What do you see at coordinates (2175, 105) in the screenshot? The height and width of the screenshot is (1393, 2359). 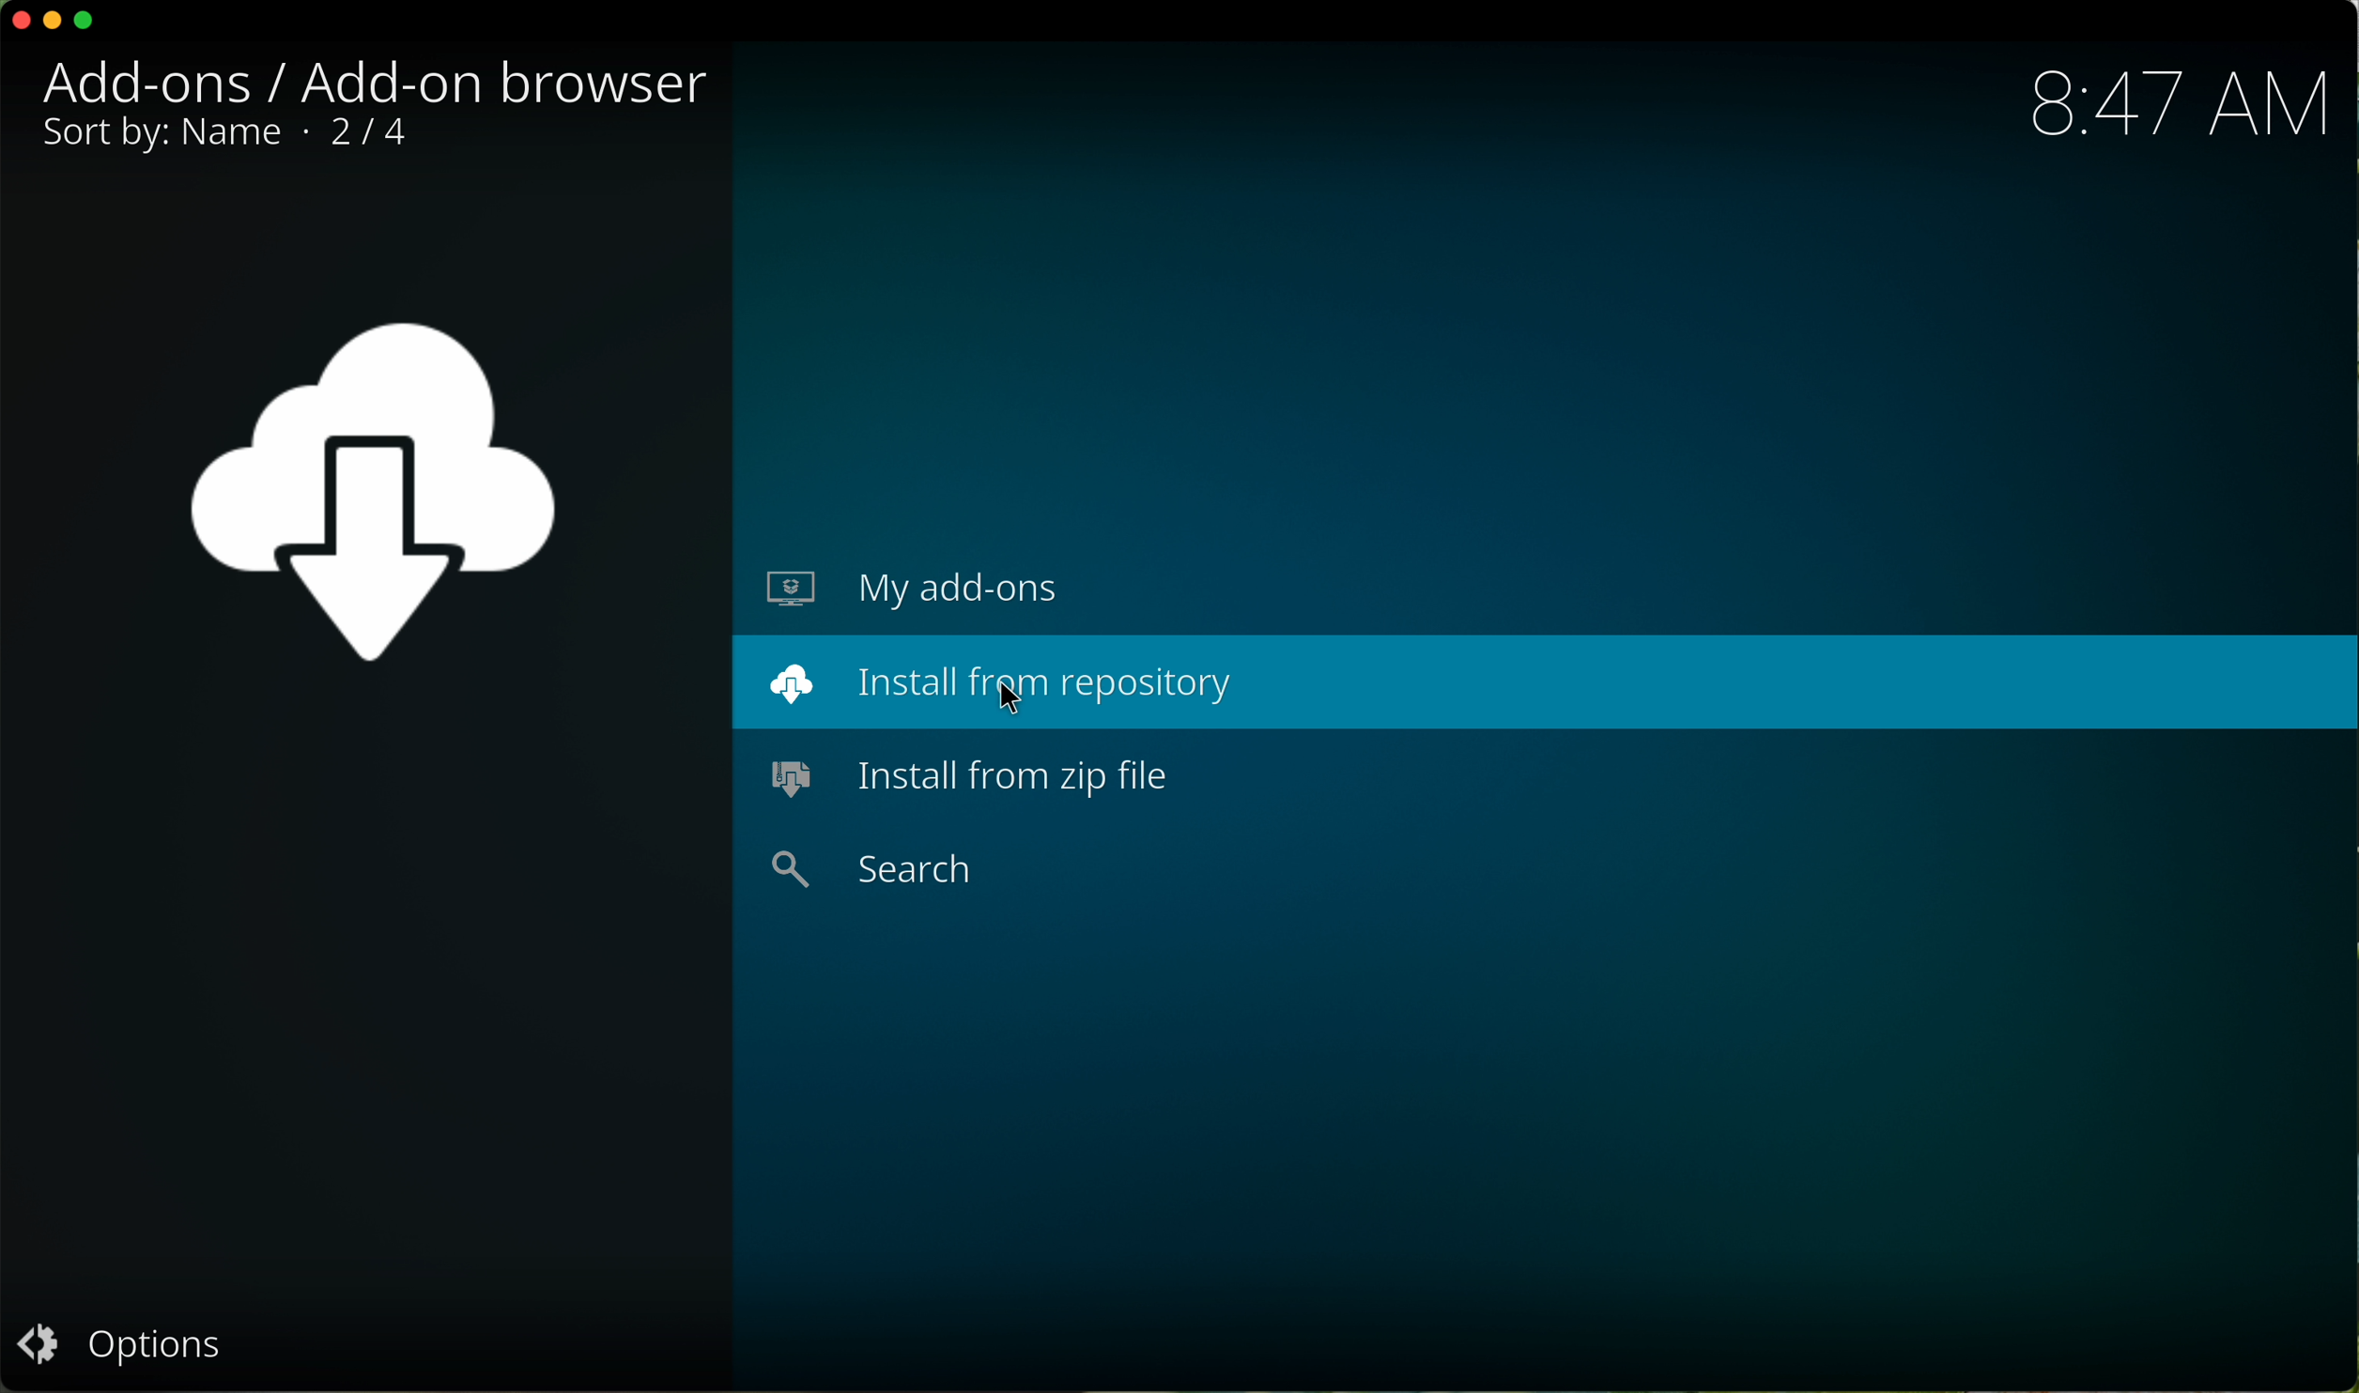 I see `hour` at bounding box center [2175, 105].